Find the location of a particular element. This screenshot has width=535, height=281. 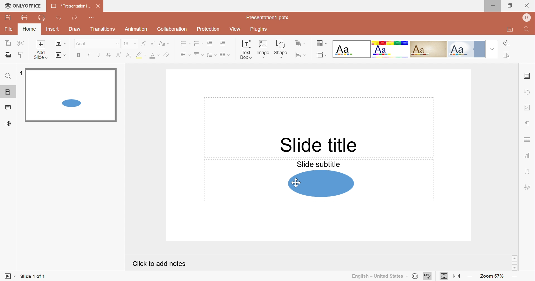

Feedback & Support is located at coordinates (9, 123).